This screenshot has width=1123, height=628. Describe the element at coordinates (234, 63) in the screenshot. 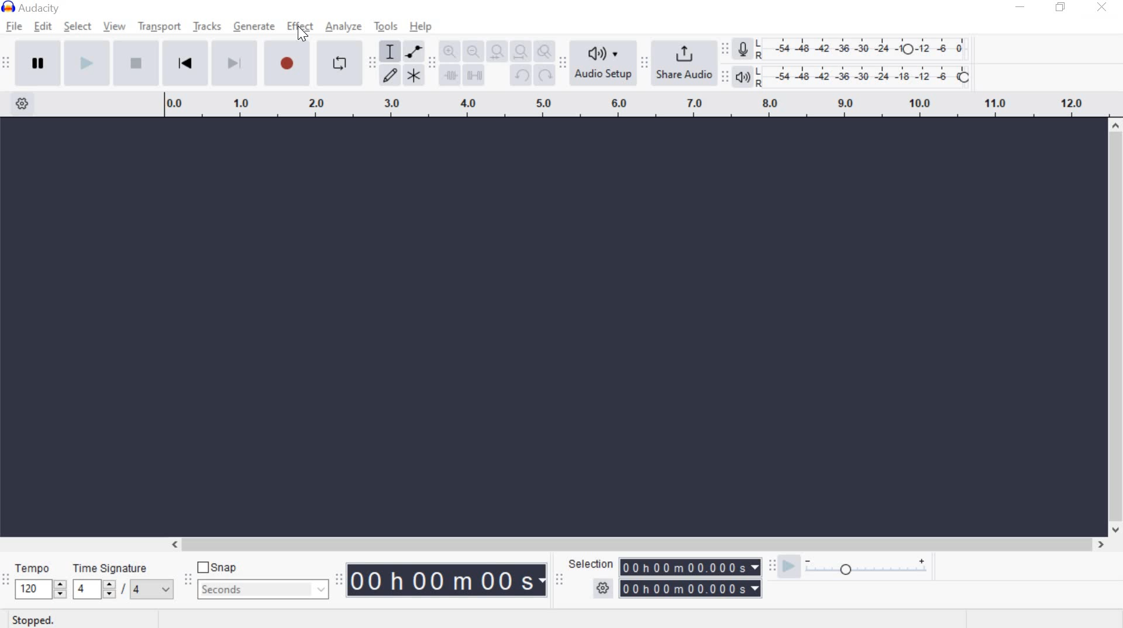

I see `Skip to End` at that location.